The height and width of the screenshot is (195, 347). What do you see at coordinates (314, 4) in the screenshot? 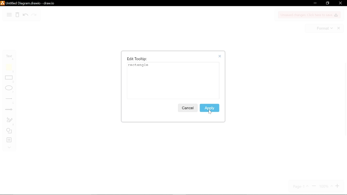
I see `minimize` at bounding box center [314, 4].